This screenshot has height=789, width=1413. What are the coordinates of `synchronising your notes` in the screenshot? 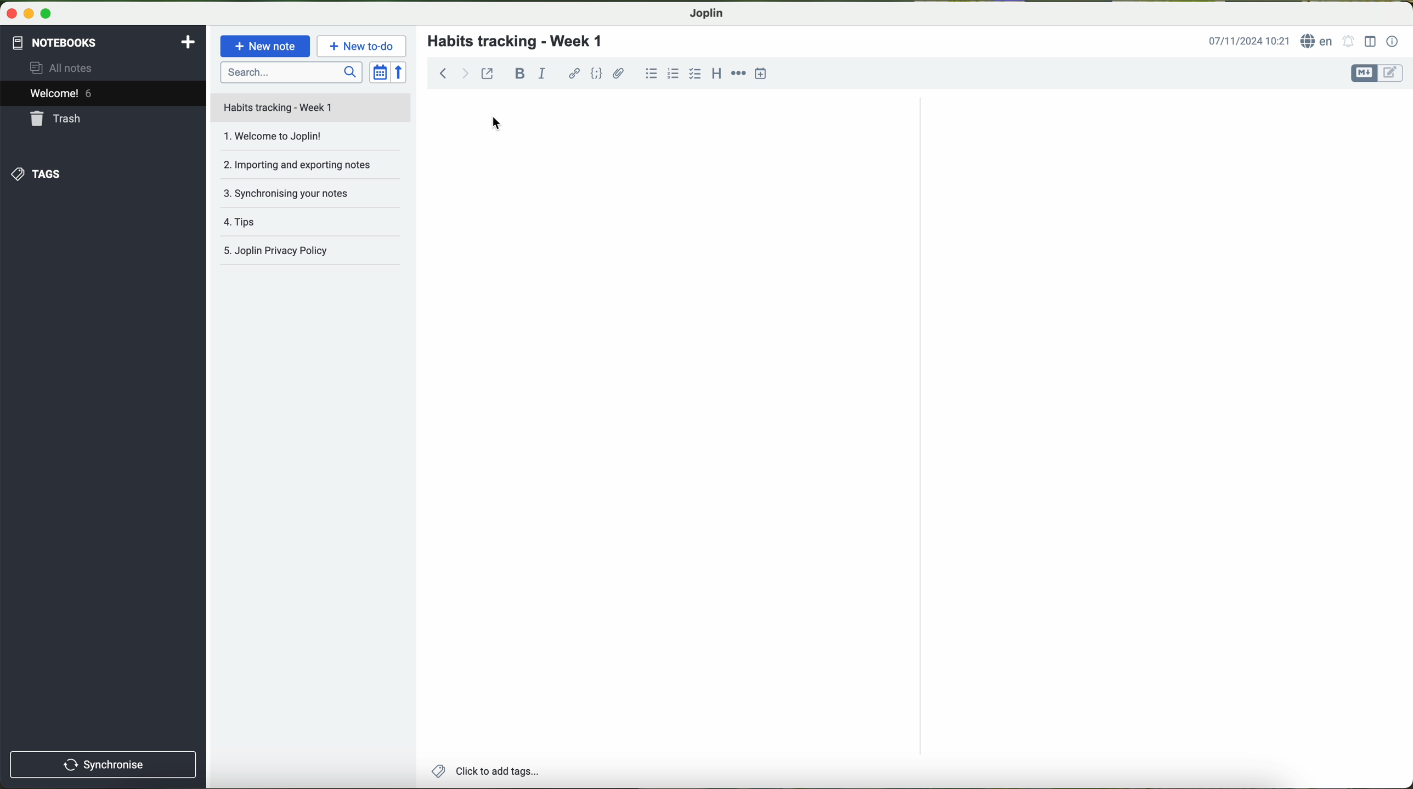 It's located at (315, 197).